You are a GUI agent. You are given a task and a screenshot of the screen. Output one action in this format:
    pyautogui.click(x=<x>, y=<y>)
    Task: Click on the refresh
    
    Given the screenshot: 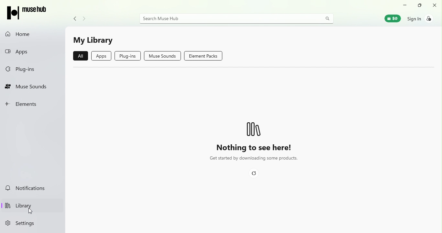 What is the action you would take?
    pyautogui.click(x=257, y=174)
    